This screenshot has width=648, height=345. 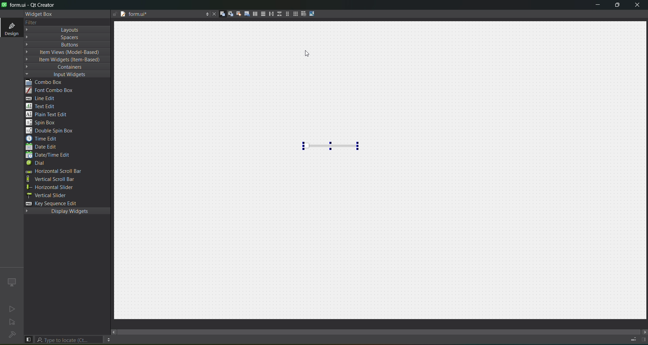 What do you see at coordinates (69, 340) in the screenshot?
I see `search` at bounding box center [69, 340].